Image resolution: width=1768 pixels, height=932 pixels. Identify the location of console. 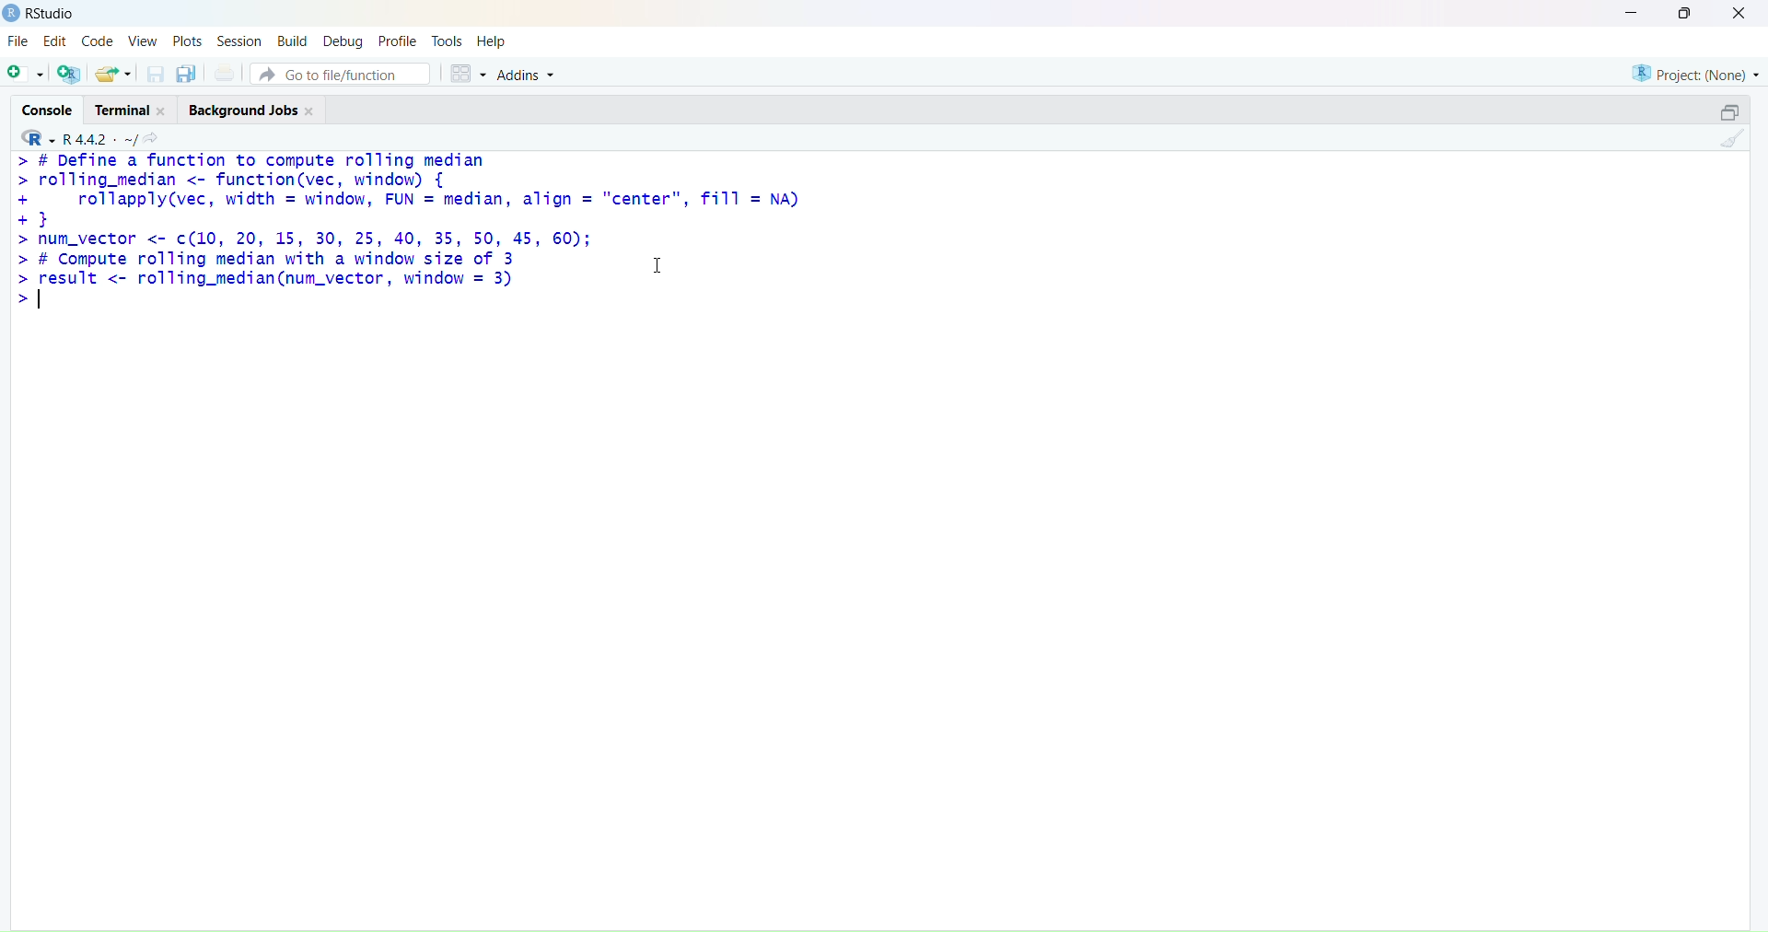
(48, 111).